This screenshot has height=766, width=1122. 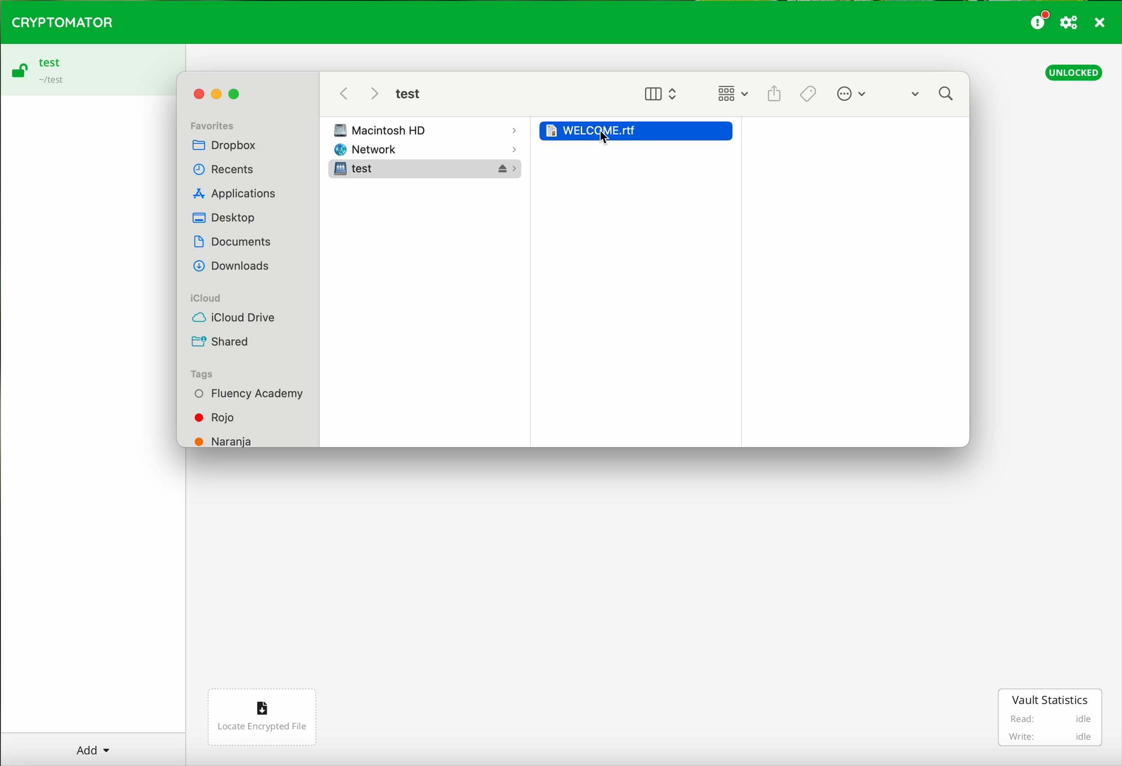 I want to click on Network, so click(x=431, y=150).